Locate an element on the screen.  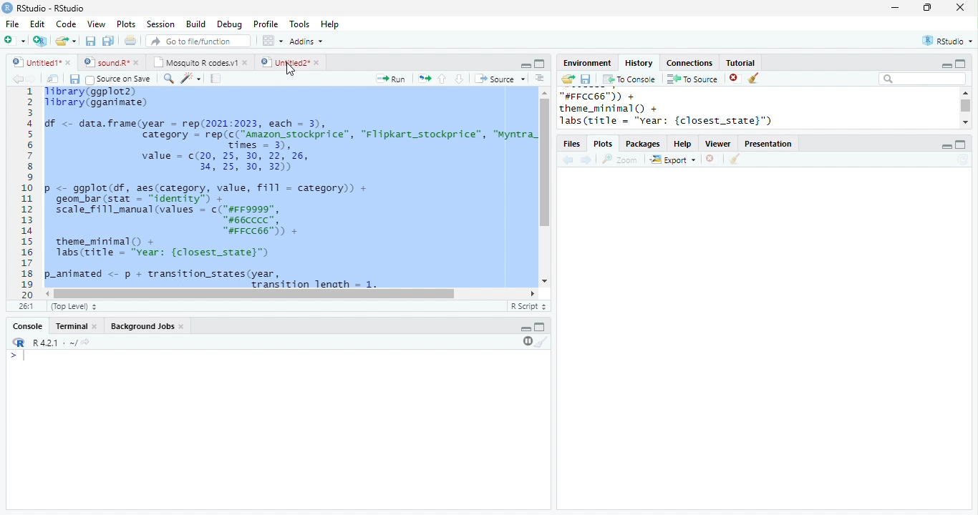
Untitled2 is located at coordinates (284, 62).